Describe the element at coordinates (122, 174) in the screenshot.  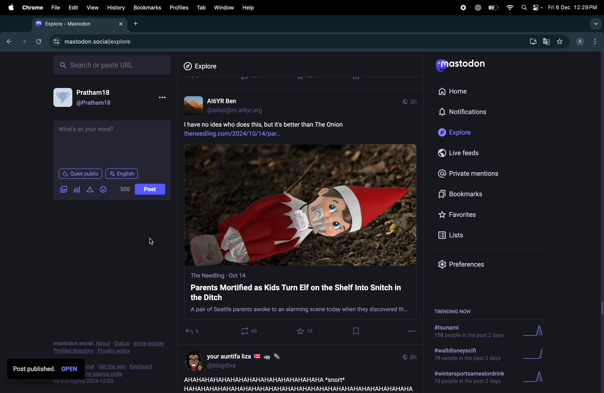
I see `English` at that location.